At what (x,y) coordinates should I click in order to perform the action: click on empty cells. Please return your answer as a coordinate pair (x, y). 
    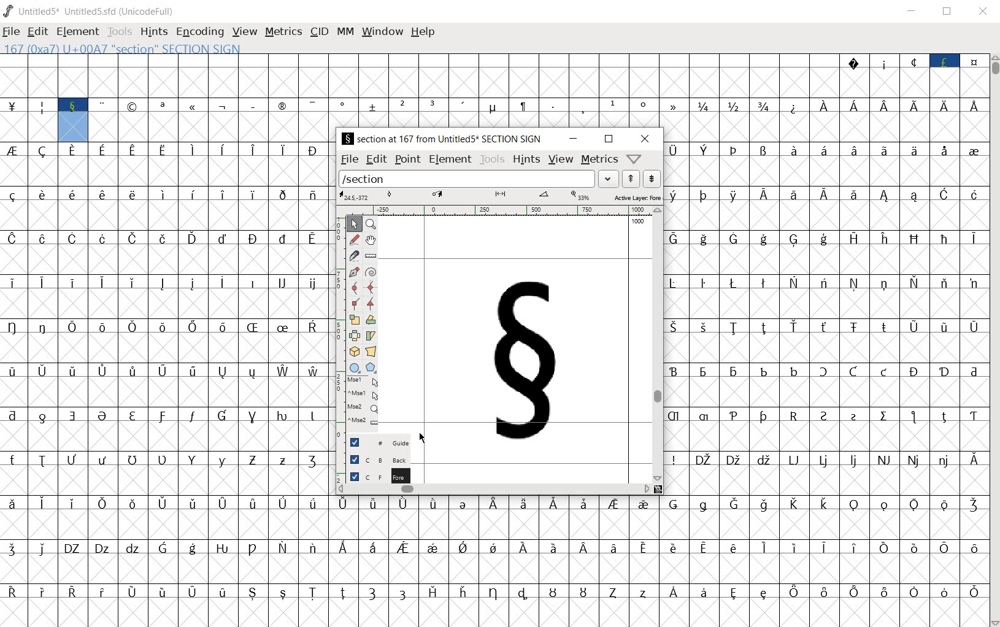
    Looking at the image, I should click on (828, 261).